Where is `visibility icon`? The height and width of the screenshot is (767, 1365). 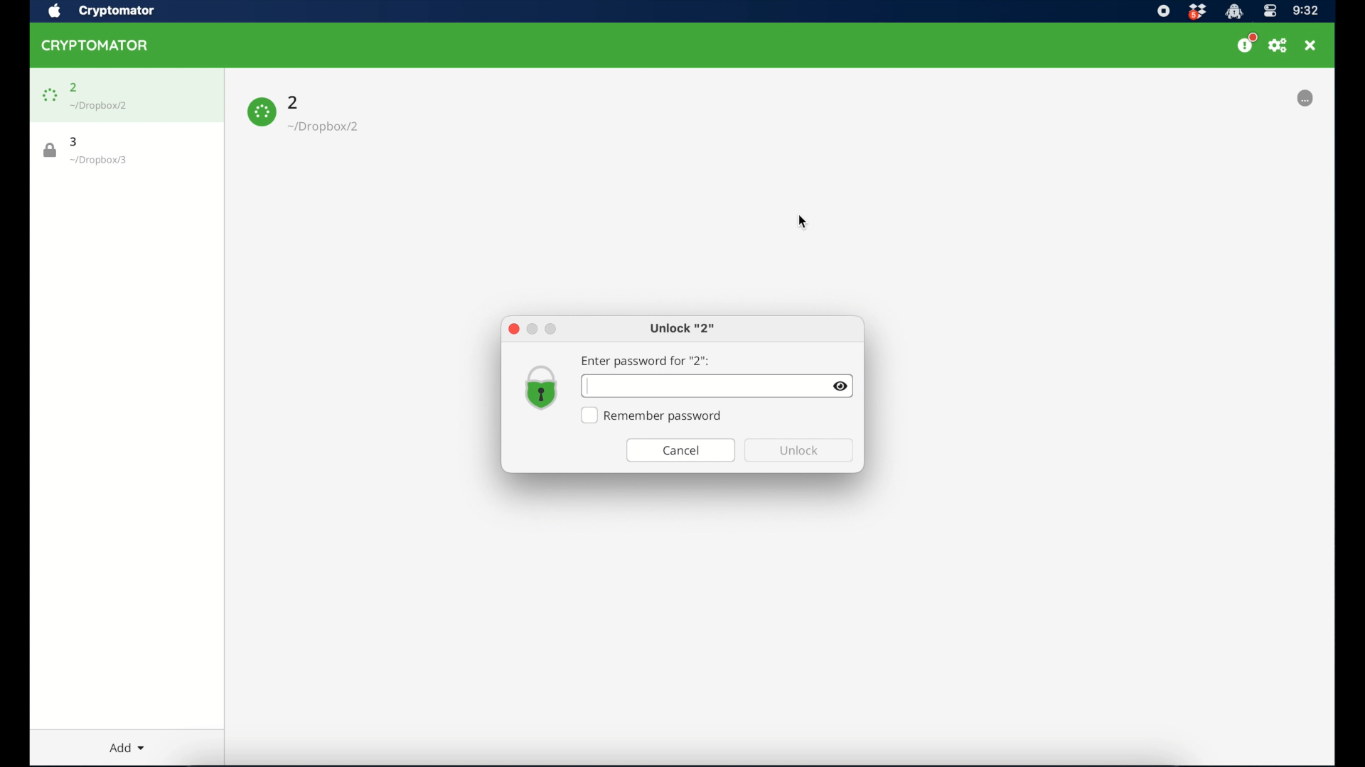 visibility icon is located at coordinates (841, 386).